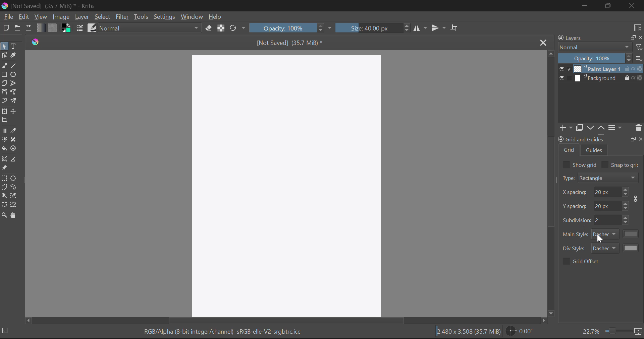 The image size is (644, 339). What do you see at coordinates (641, 138) in the screenshot?
I see `` at bounding box center [641, 138].